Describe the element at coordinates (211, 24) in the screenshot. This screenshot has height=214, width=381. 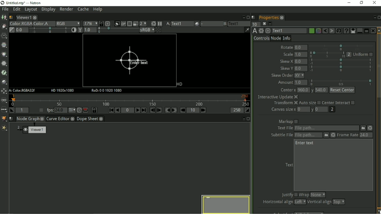
I see `menu` at that location.